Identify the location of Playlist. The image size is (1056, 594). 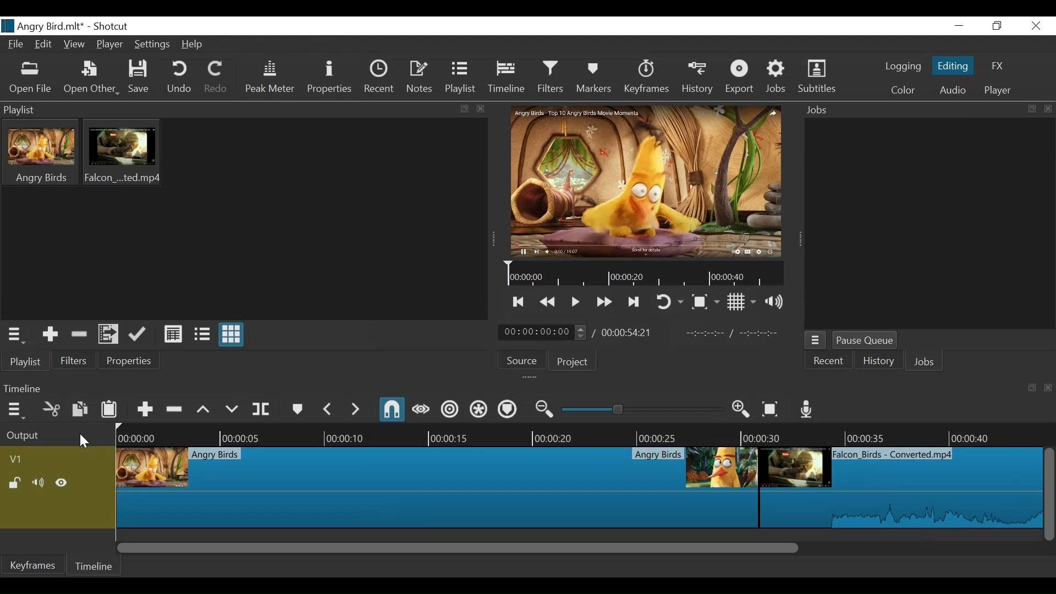
(461, 78).